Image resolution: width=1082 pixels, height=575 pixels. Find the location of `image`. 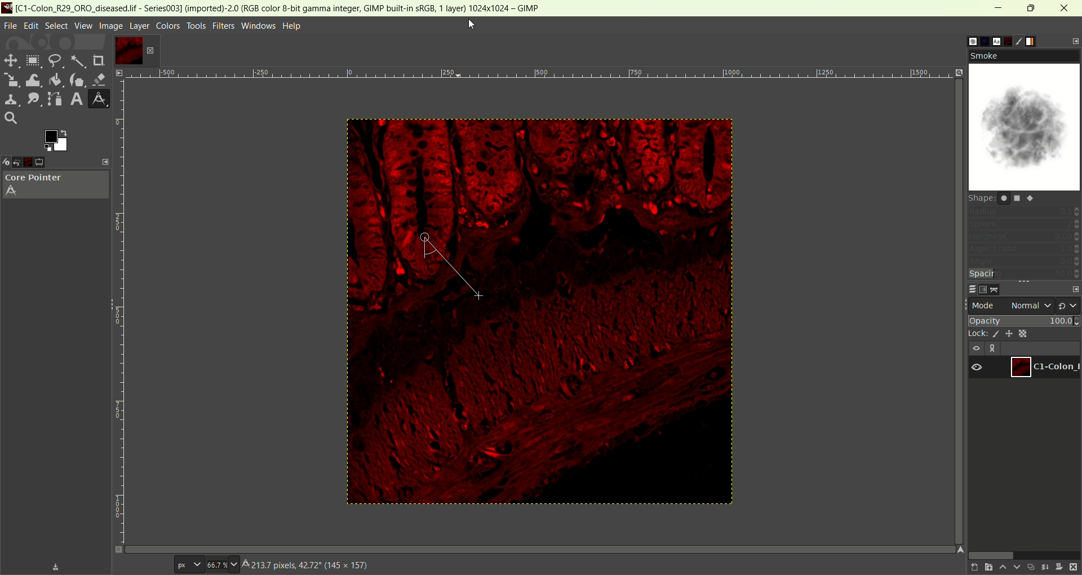

image is located at coordinates (629, 318).